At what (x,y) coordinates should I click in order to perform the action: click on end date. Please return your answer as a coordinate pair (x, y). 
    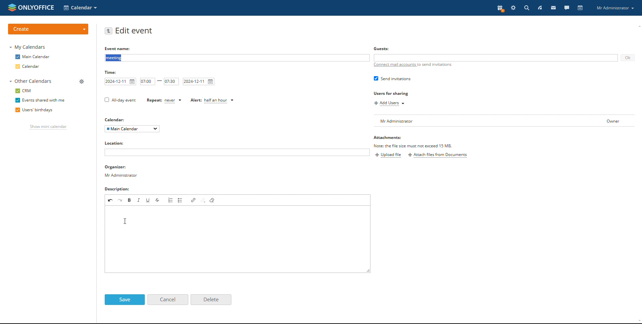
    Looking at the image, I should click on (198, 82).